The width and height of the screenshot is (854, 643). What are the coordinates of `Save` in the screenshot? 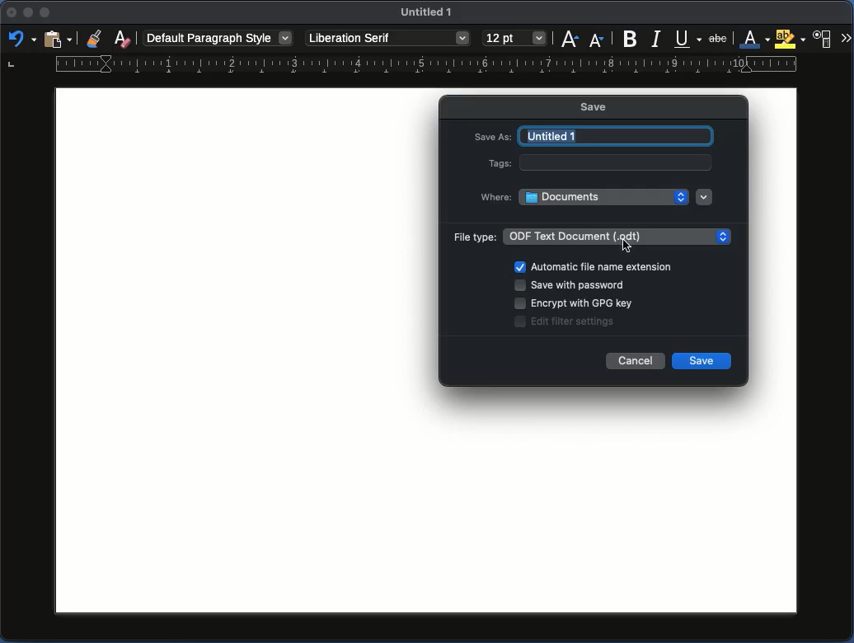 It's located at (602, 107).